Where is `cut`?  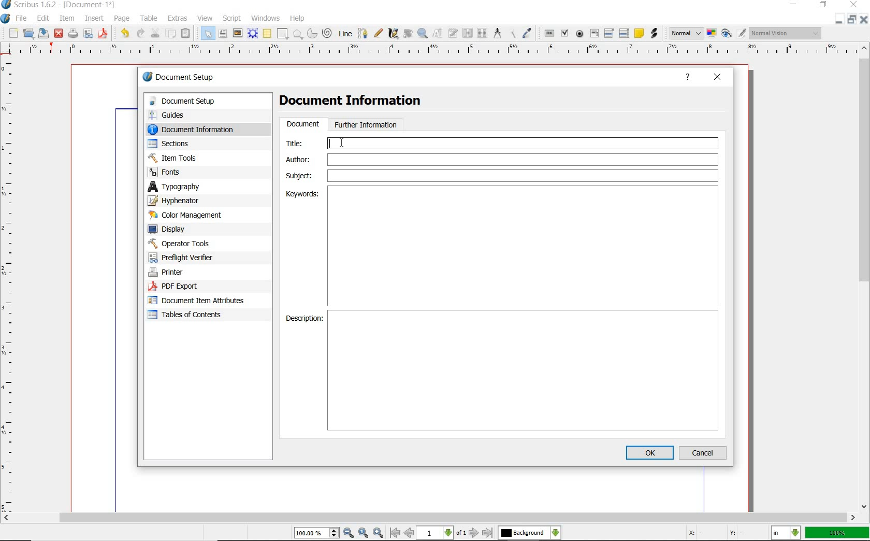
cut is located at coordinates (156, 33).